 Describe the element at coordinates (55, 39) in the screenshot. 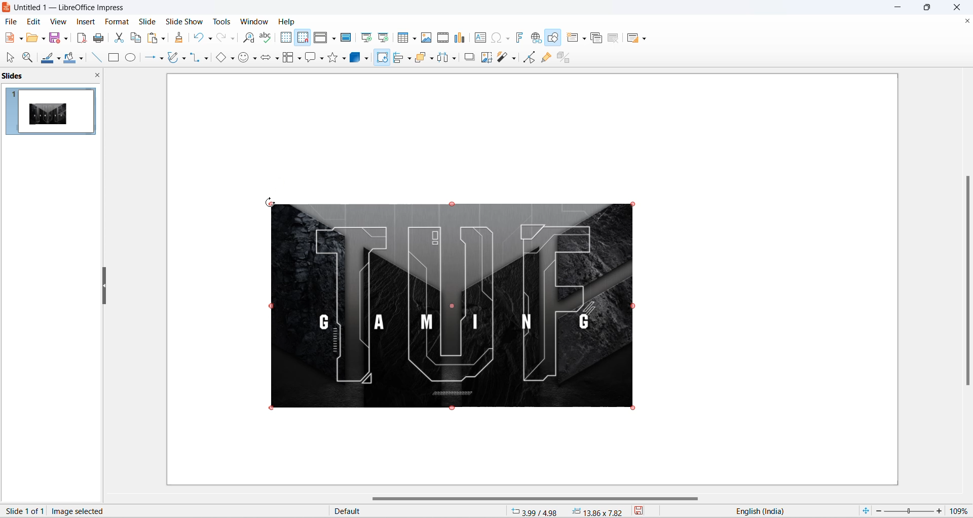

I see `save ` at that location.